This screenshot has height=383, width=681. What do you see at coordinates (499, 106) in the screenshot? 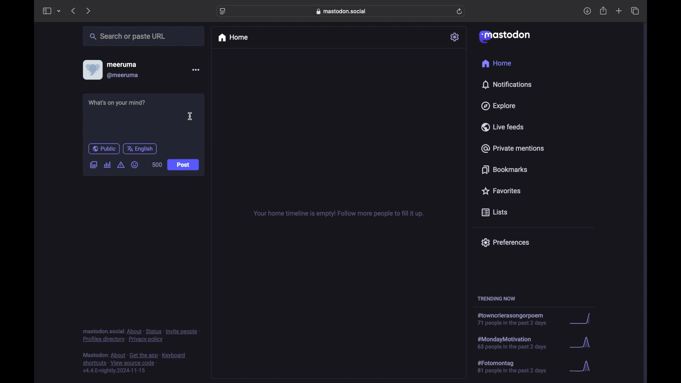
I see `explore` at bounding box center [499, 106].